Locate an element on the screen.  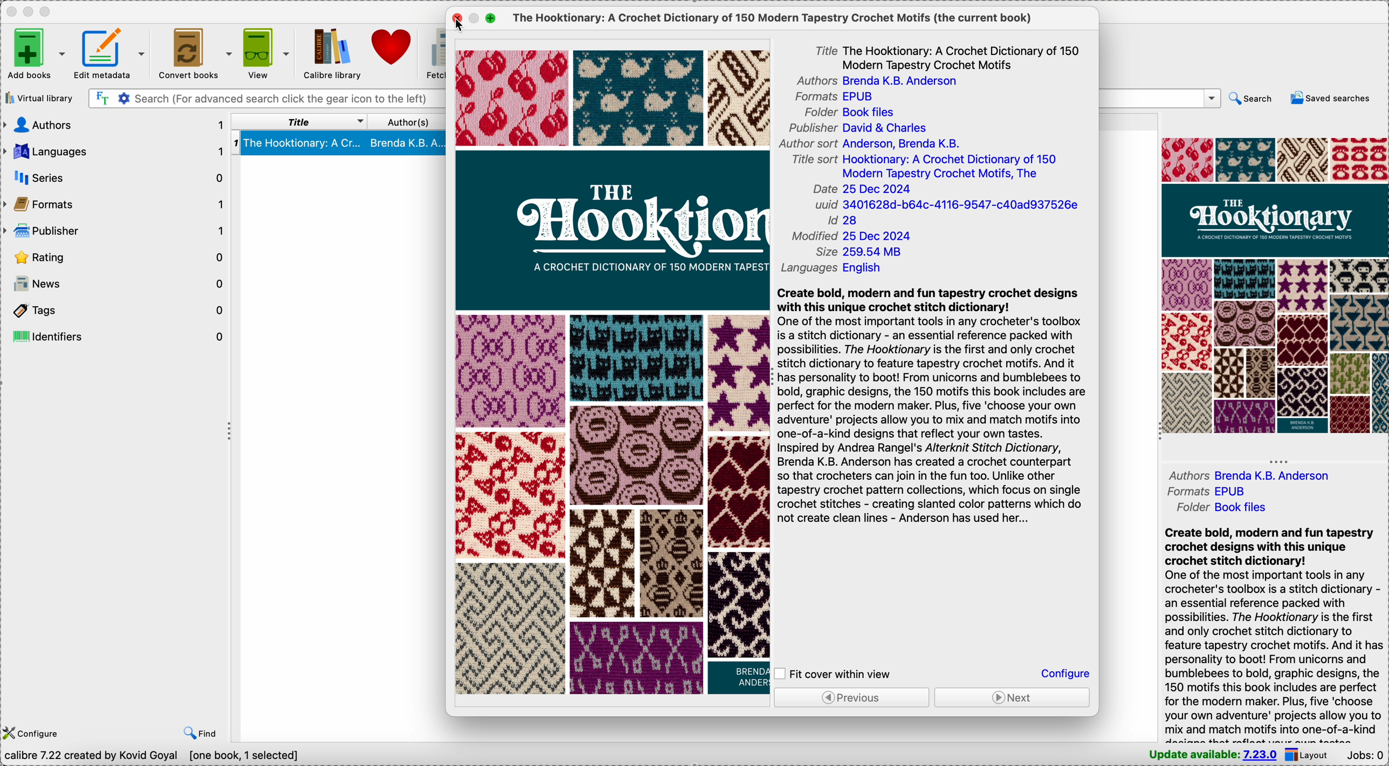
double click on book cover preview is located at coordinates (1274, 286).